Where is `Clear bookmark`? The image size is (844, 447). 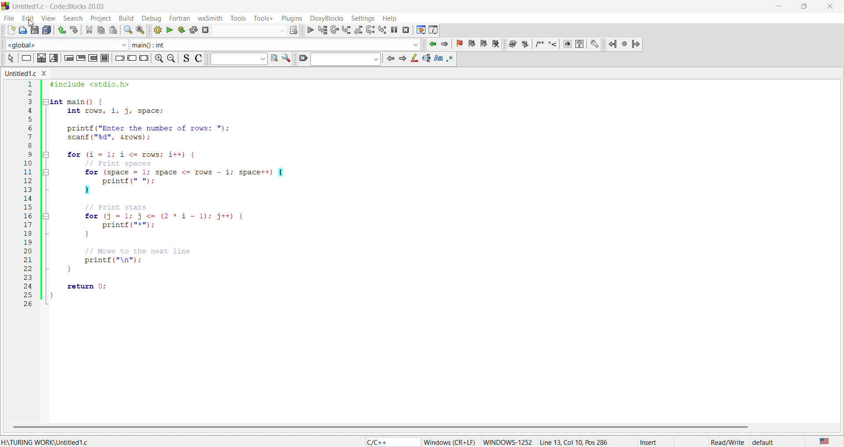 Clear bookmark is located at coordinates (495, 44).